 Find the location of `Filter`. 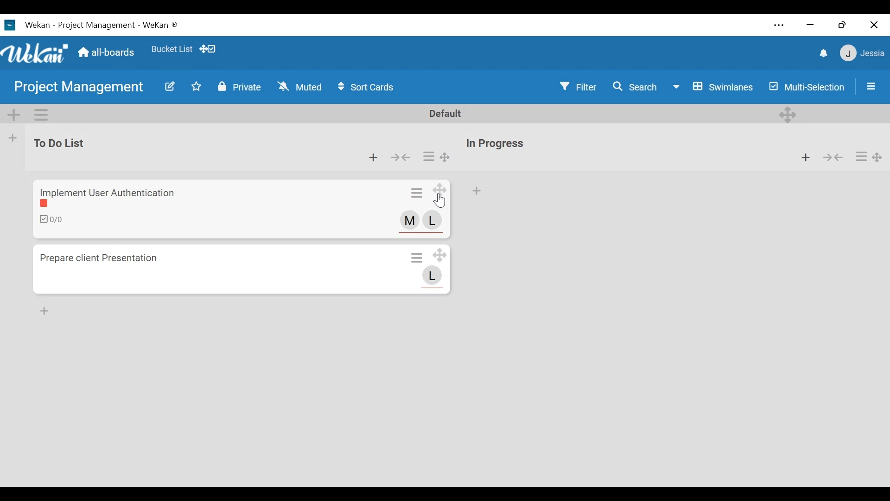

Filter is located at coordinates (579, 87).